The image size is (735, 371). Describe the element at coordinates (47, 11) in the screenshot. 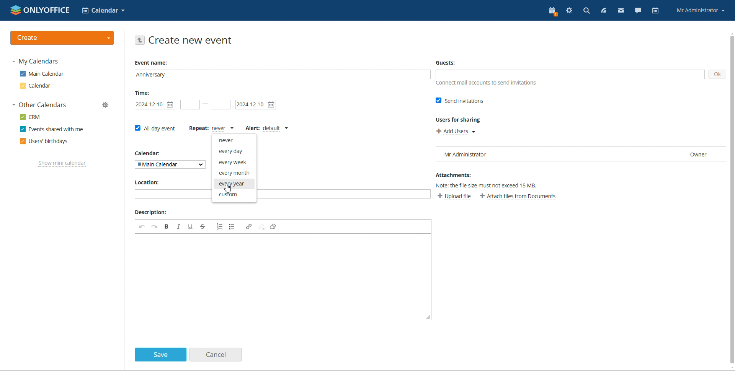

I see `onlyoffice` at that location.